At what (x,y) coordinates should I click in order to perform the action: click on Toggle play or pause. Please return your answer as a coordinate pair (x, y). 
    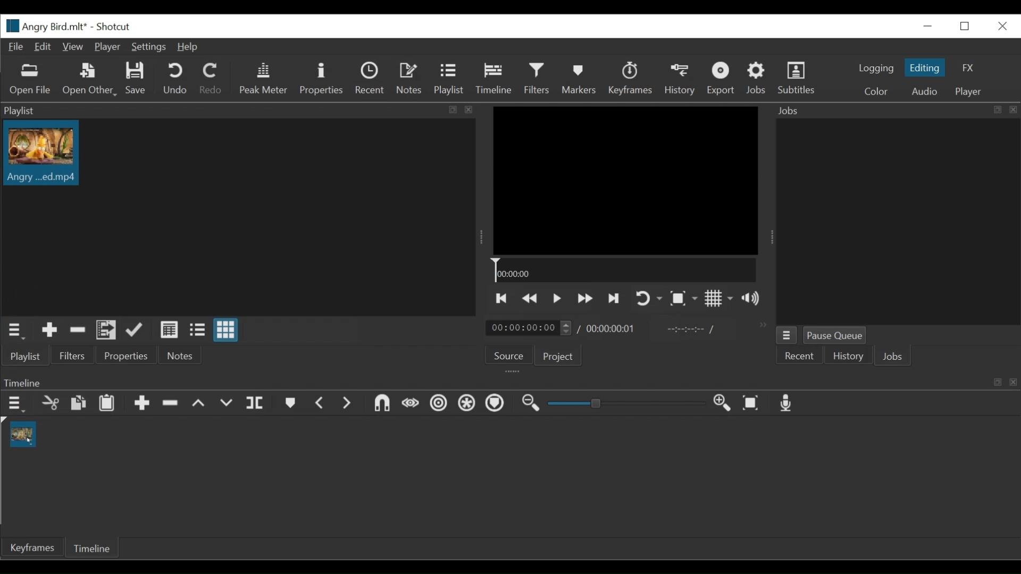
    Looking at the image, I should click on (559, 299).